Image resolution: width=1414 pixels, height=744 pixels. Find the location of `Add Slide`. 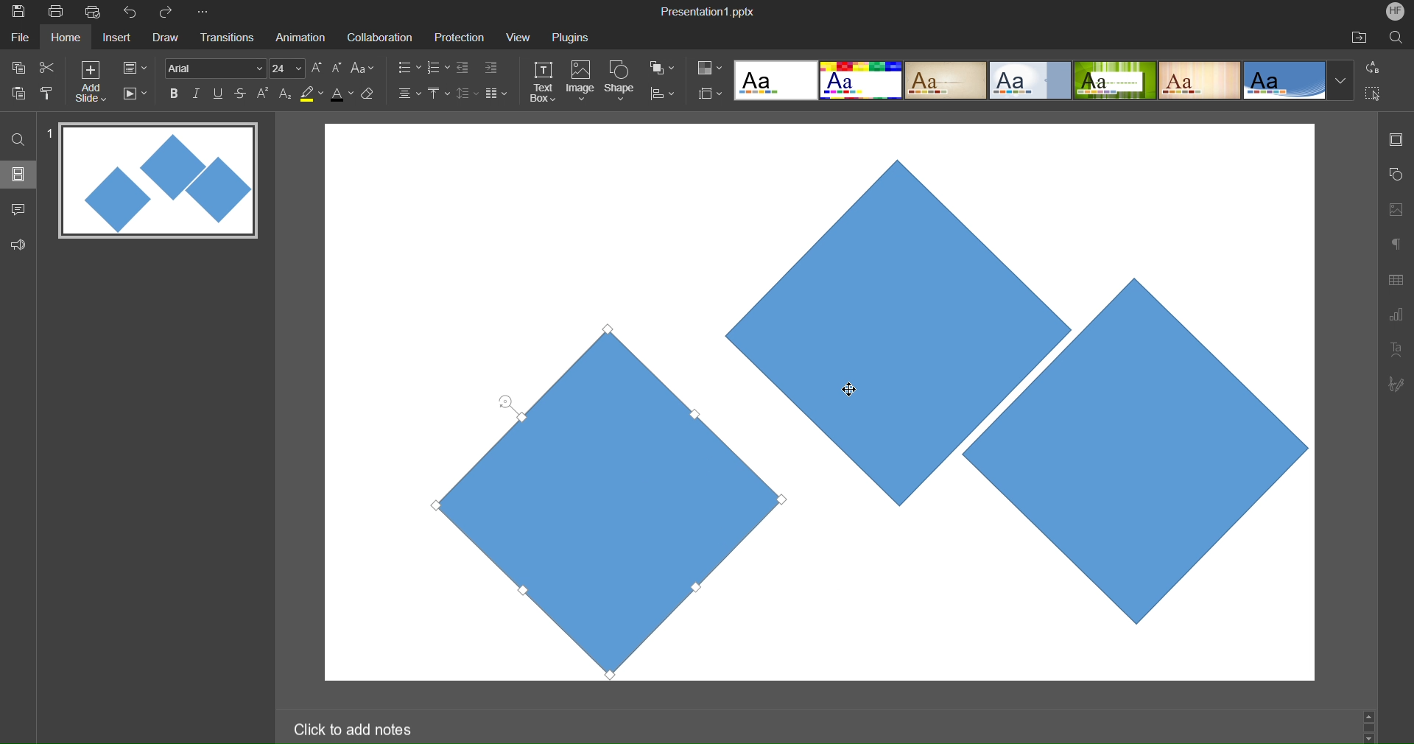

Add Slide is located at coordinates (91, 82).